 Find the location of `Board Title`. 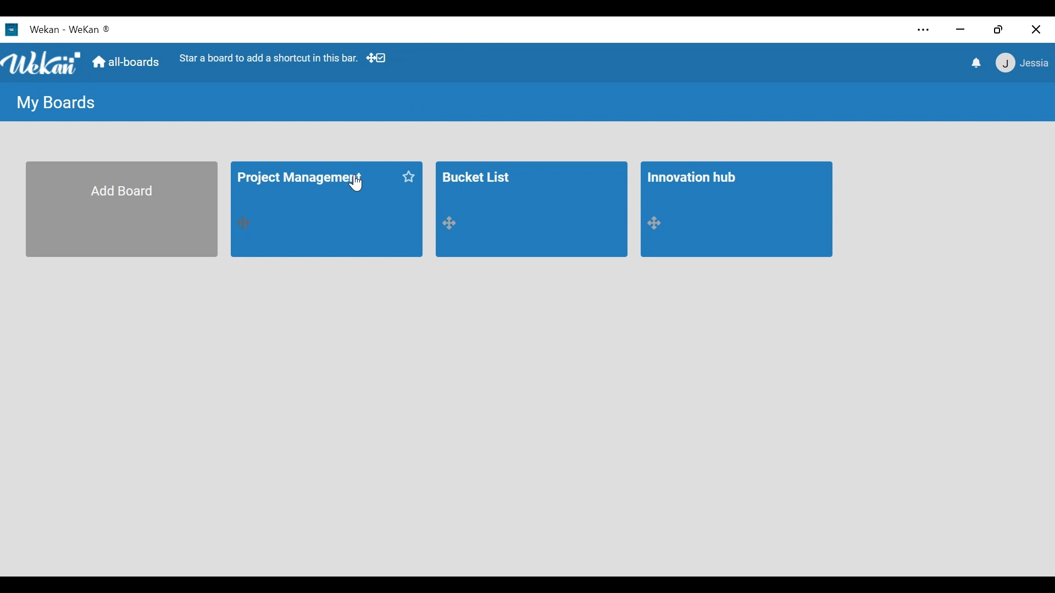

Board Title is located at coordinates (302, 180).